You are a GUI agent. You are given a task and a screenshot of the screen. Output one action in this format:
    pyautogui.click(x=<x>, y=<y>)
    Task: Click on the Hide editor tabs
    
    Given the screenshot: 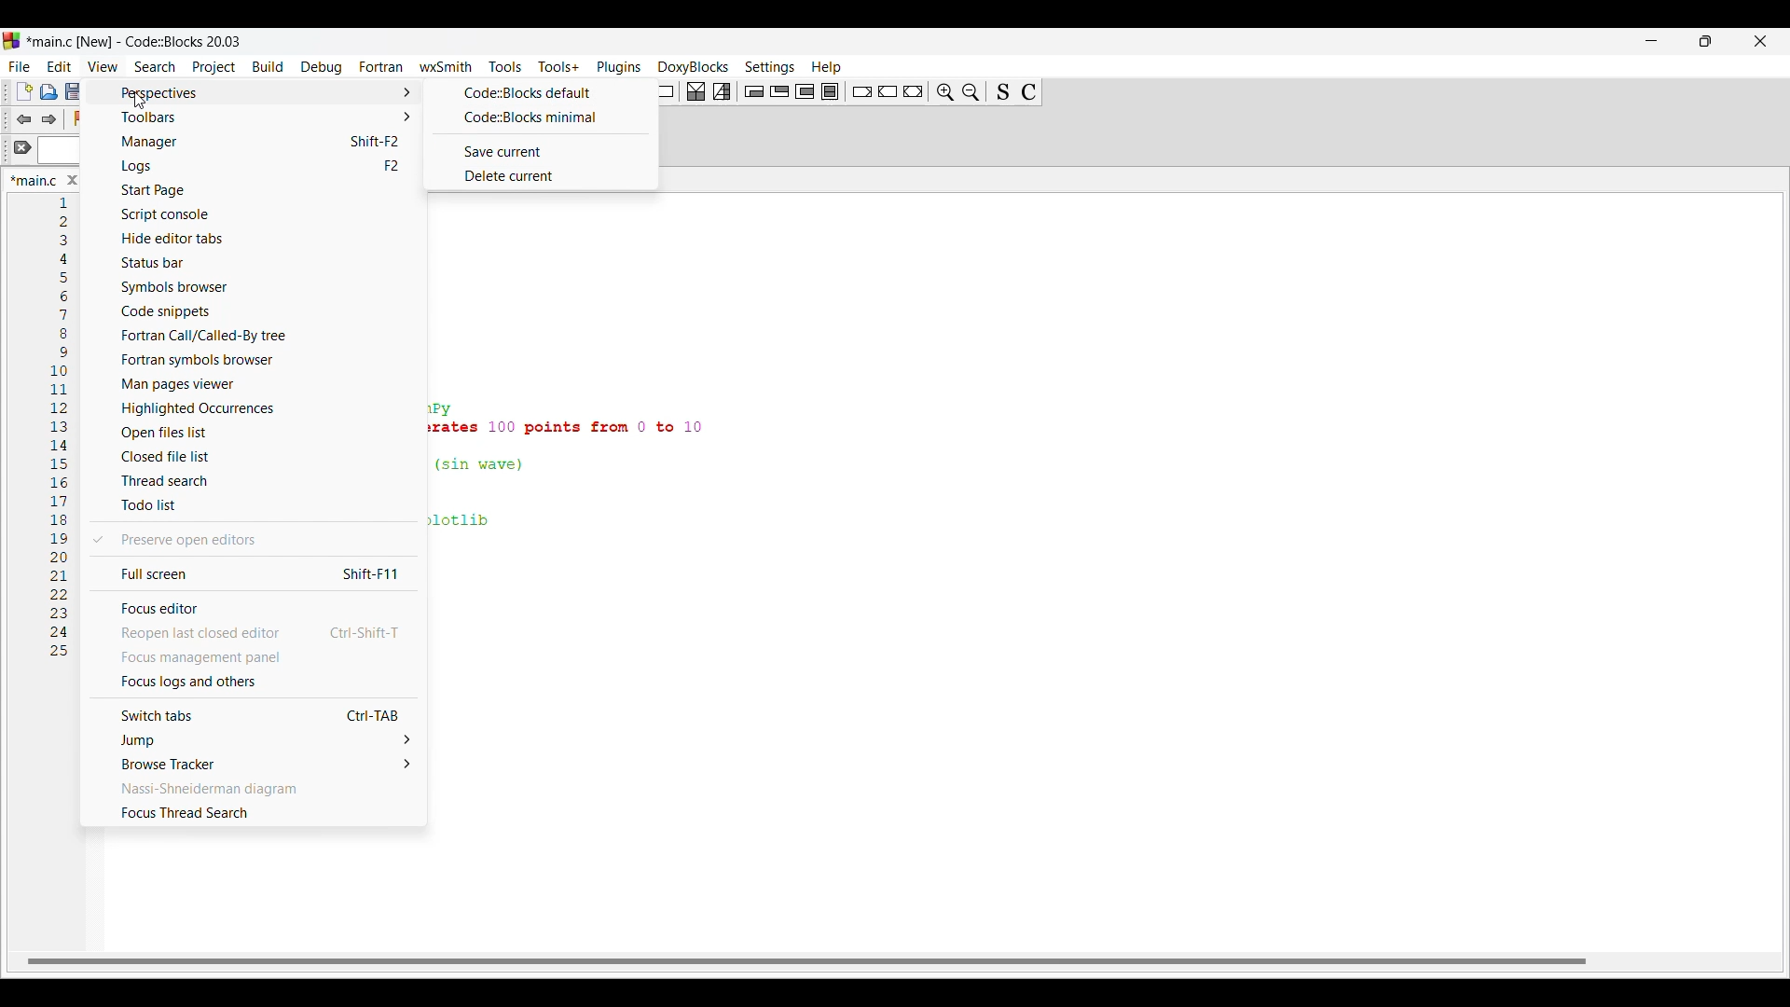 What is the action you would take?
    pyautogui.click(x=258, y=239)
    